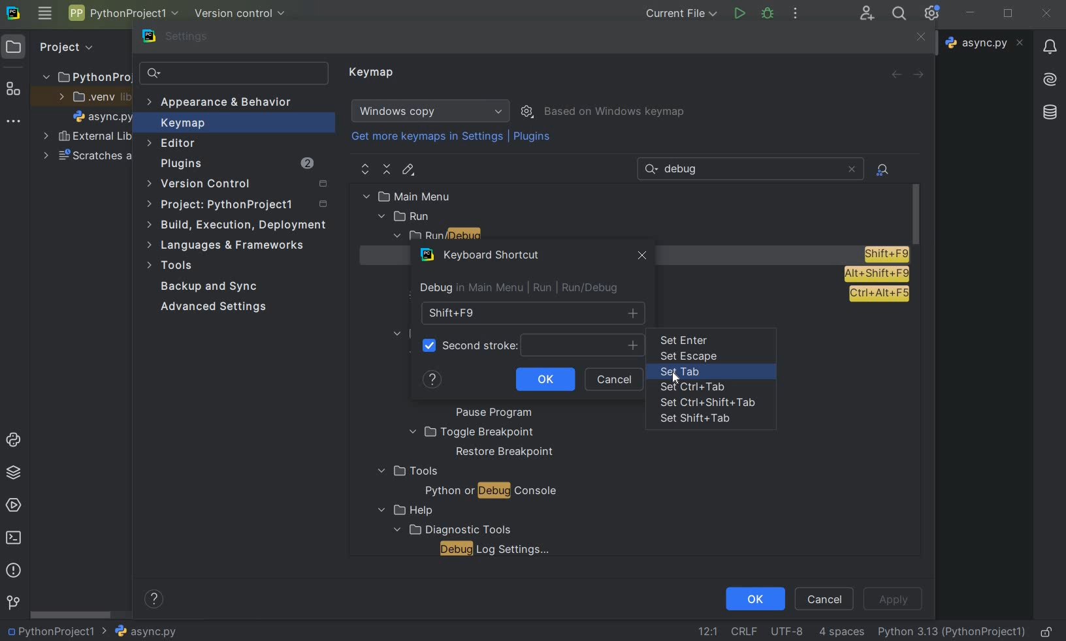  I want to click on ide and project settings, so click(933, 13).